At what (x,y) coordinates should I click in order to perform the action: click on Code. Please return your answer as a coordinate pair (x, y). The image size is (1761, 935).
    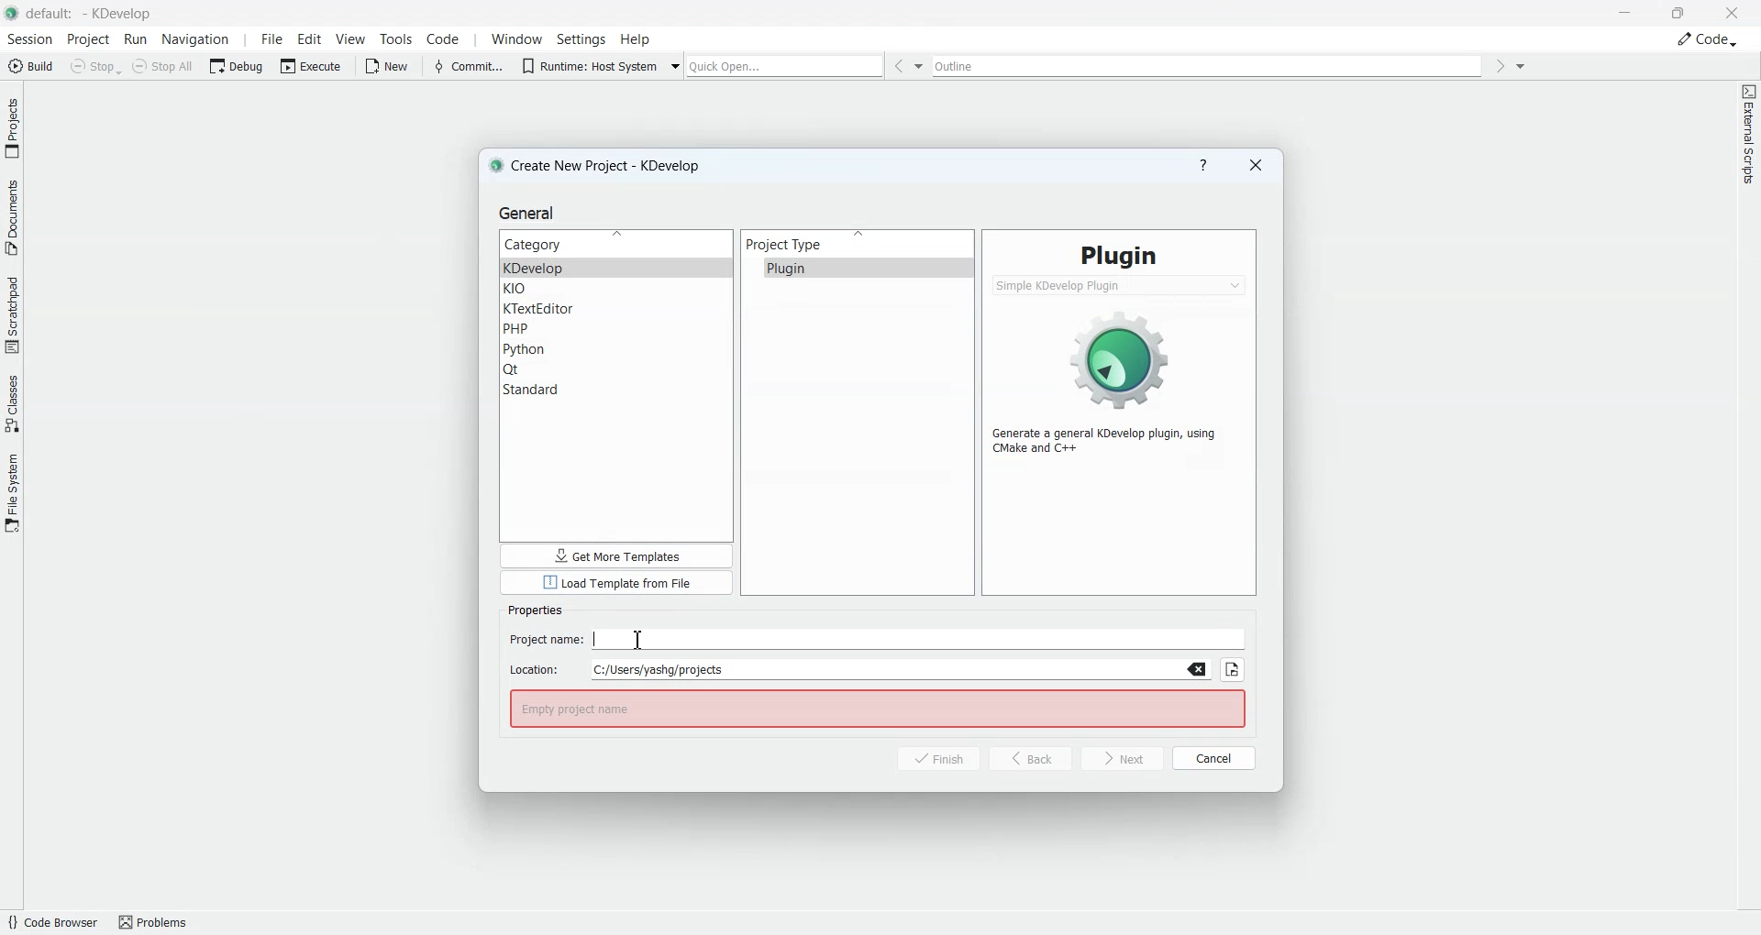
    Looking at the image, I should click on (444, 38).